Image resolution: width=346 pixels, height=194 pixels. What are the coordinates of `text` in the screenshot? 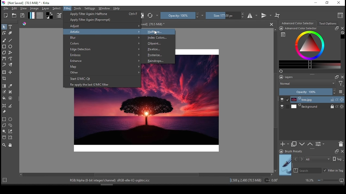 It's located at (112, 181).